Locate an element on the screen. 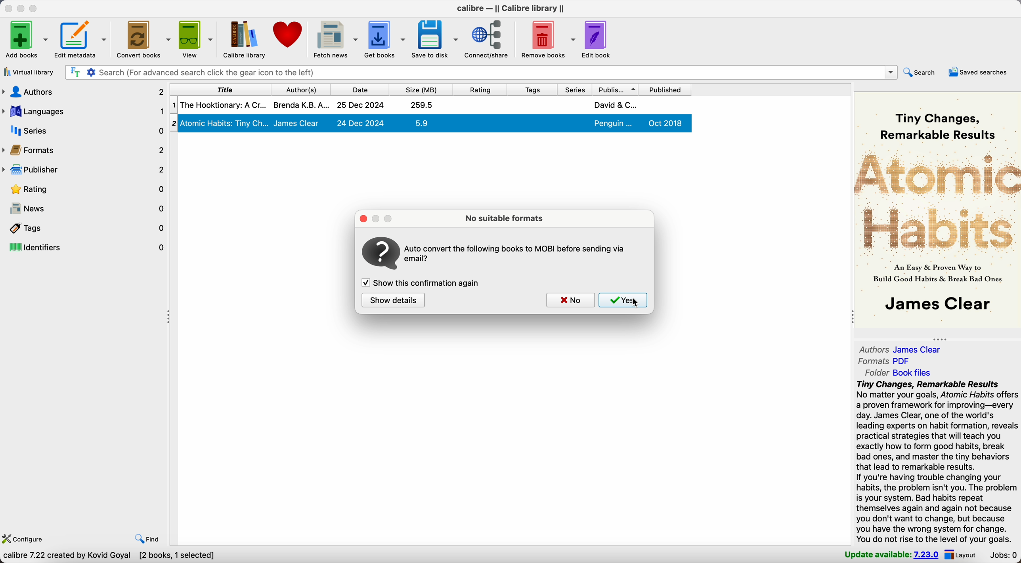 This screenshot has width=1021, height=563. Jobs: 0 is located at coordinates (1002, 555).